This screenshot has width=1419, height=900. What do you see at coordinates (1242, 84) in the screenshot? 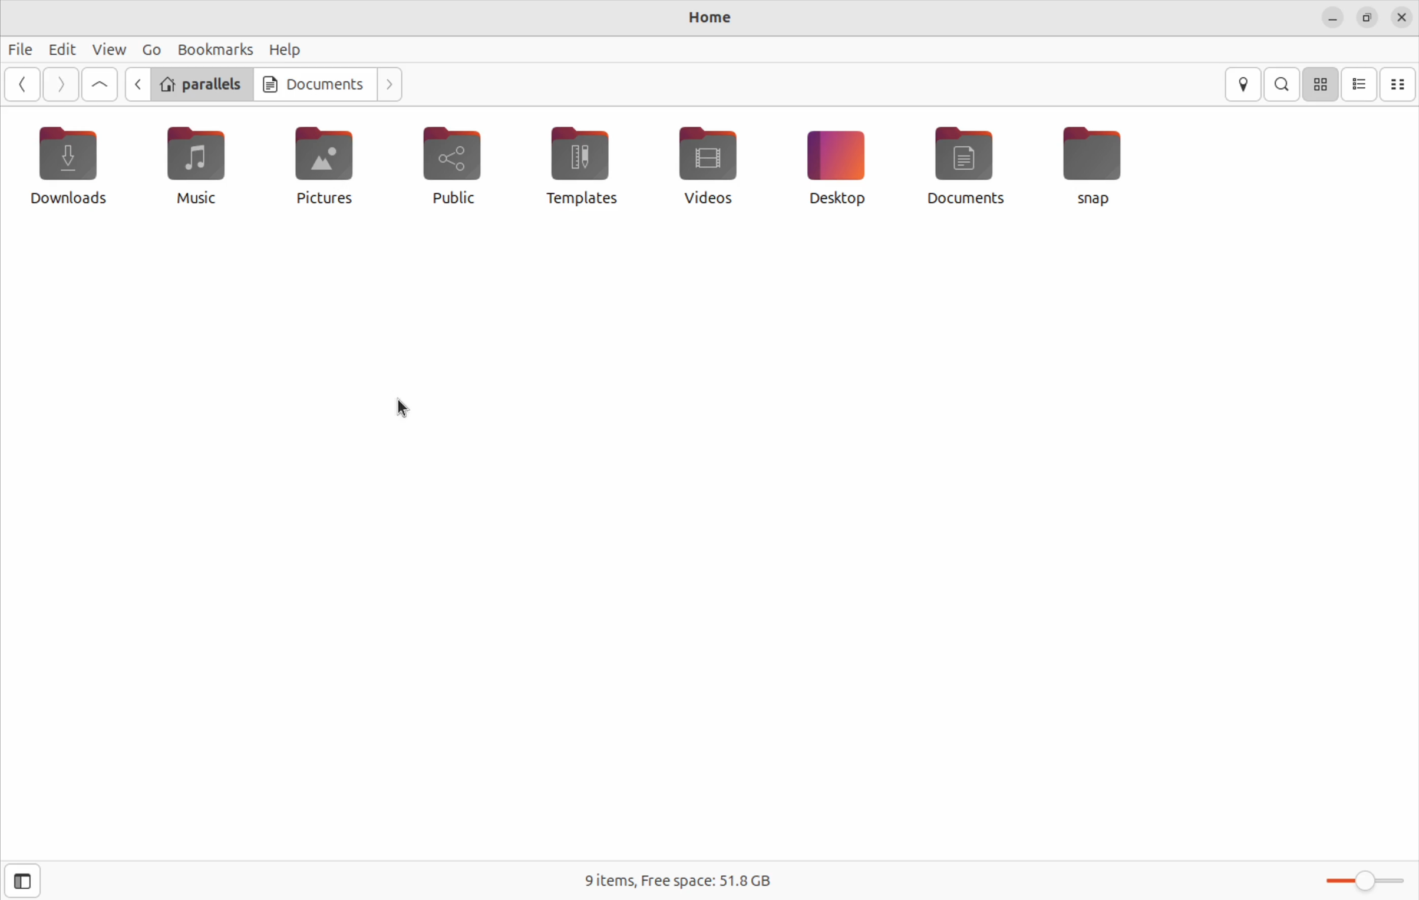
I see `locations` at bounding box center [1242, 84].